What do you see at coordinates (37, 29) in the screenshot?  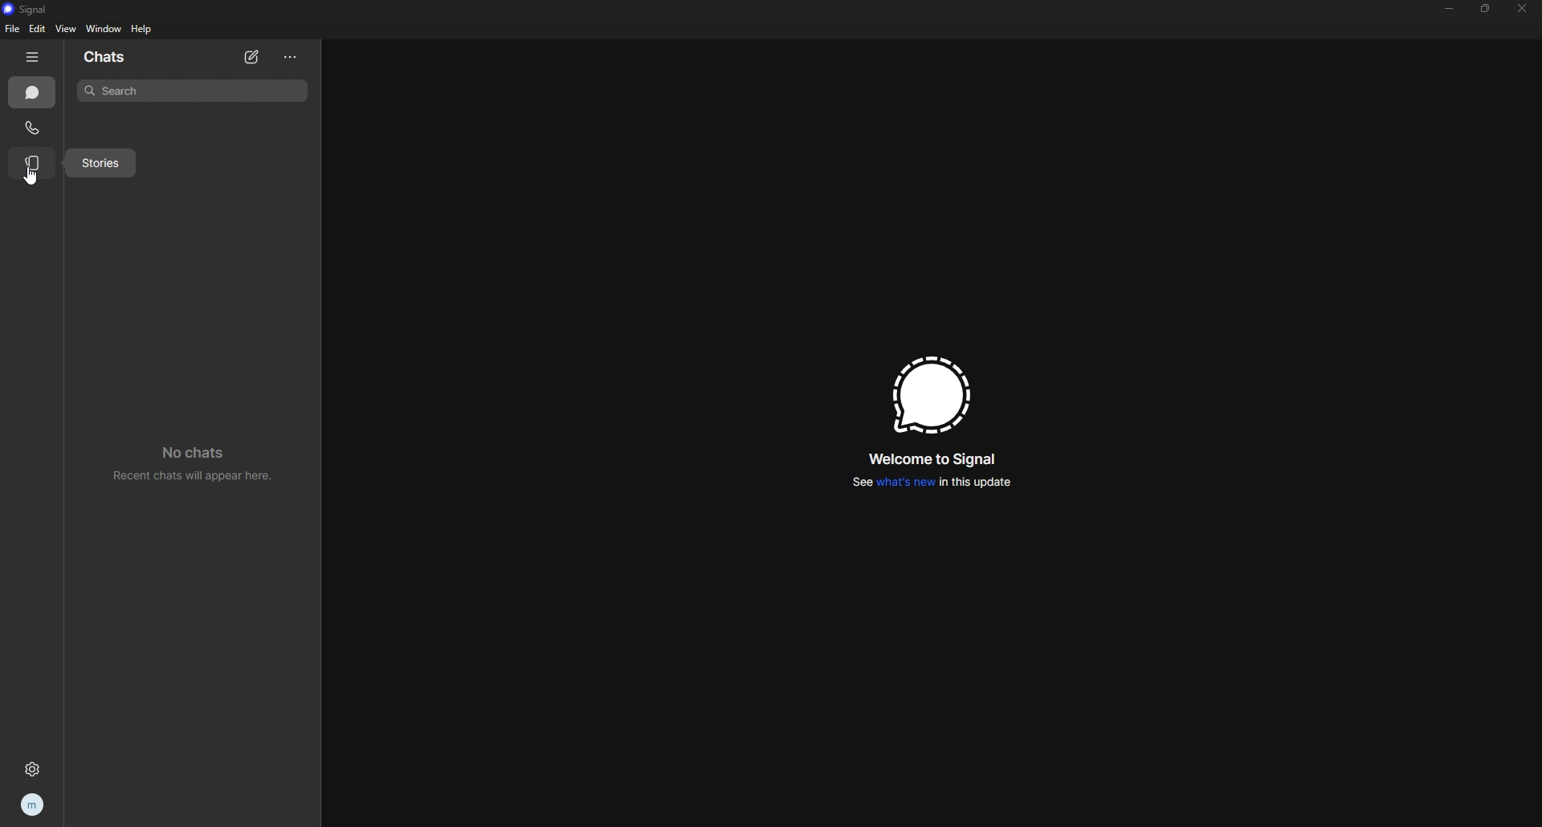 I see `edit` at bounding box center [37, 29].